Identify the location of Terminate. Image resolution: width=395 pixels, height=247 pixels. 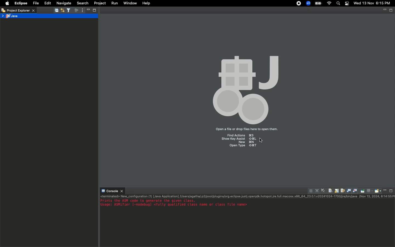
(311, 190).